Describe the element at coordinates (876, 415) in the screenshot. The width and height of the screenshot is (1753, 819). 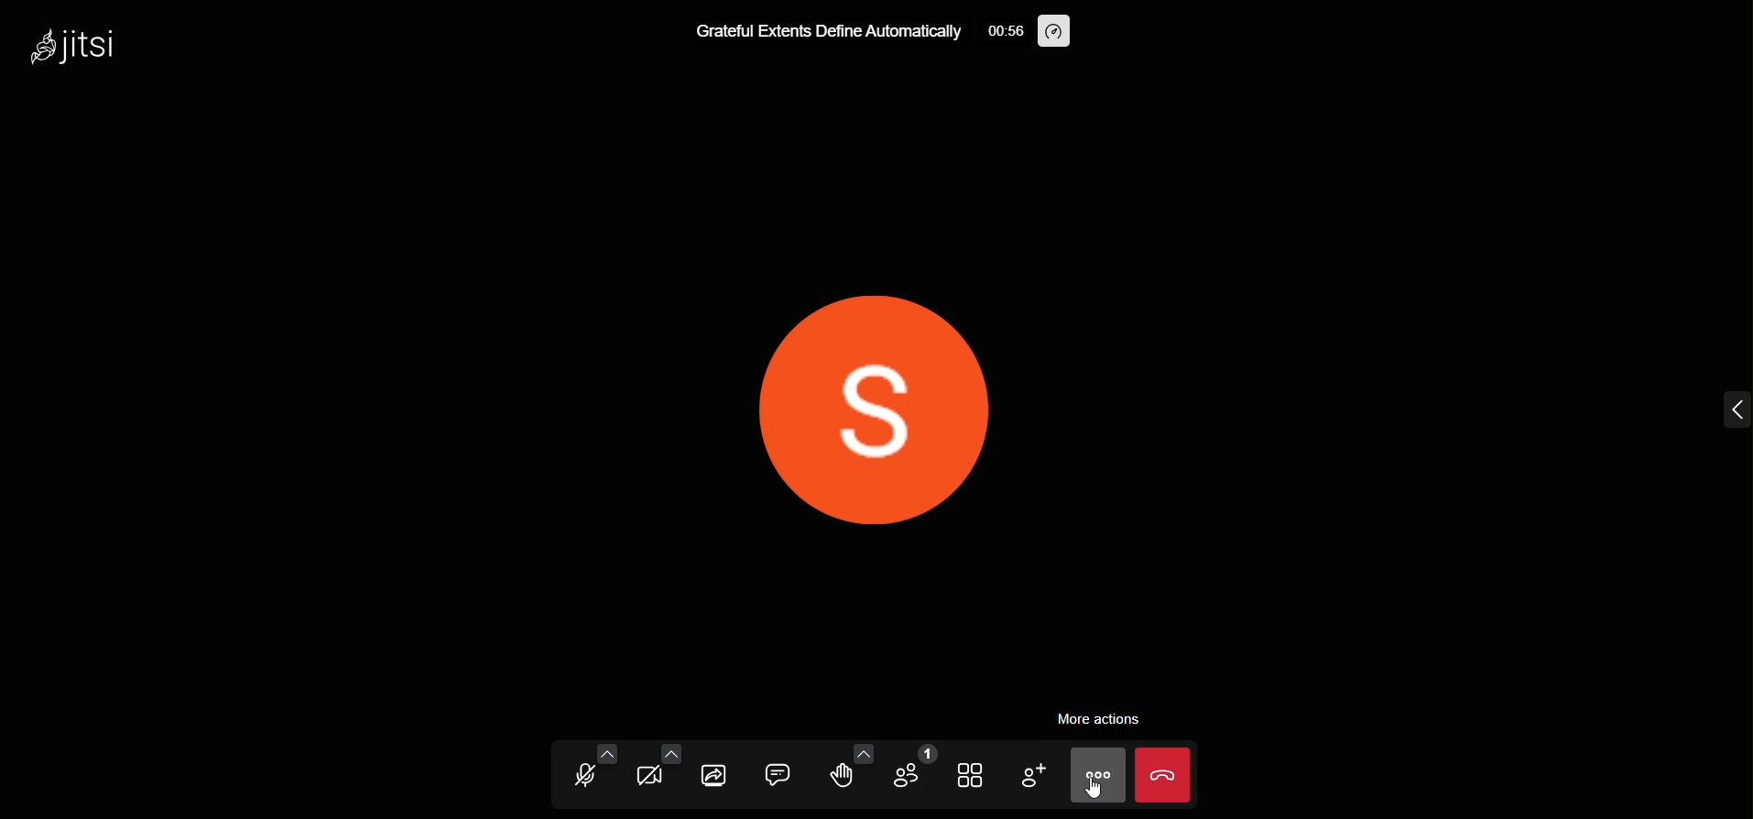
I see `display picture` at that location.